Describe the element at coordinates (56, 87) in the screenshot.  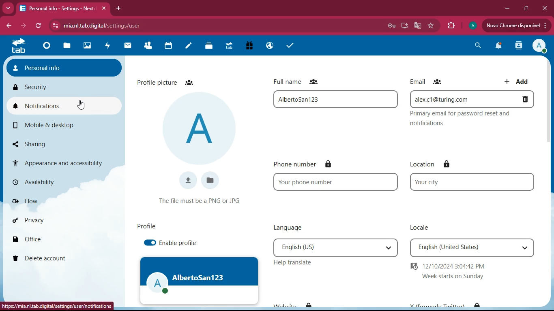
I see `security` at that location.